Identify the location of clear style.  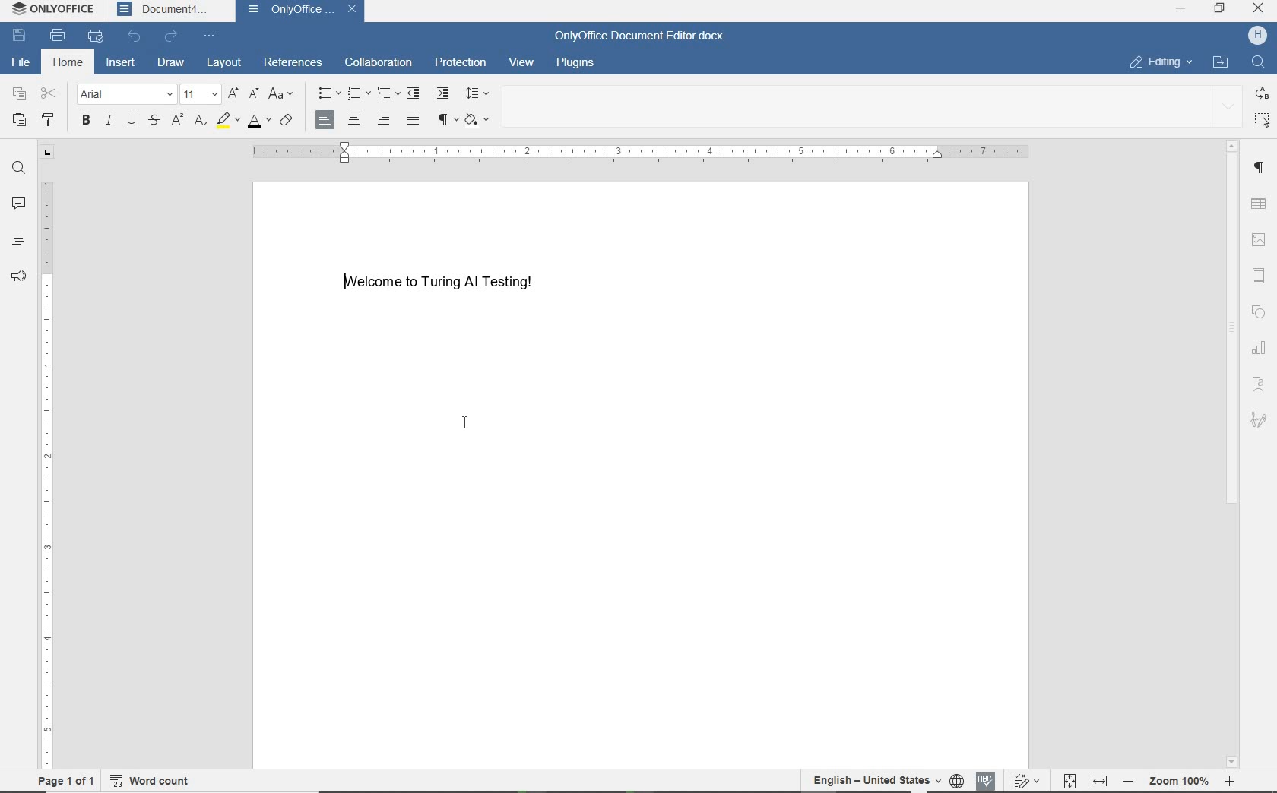
(290, 122).